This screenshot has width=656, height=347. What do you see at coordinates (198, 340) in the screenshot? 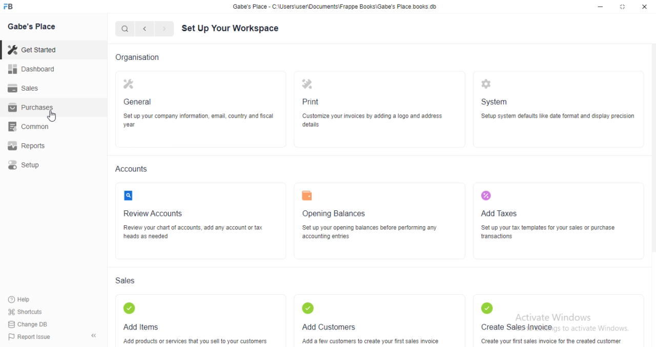
I see `Add products or services that you sell to your customers` at bounding box center [198, 340].